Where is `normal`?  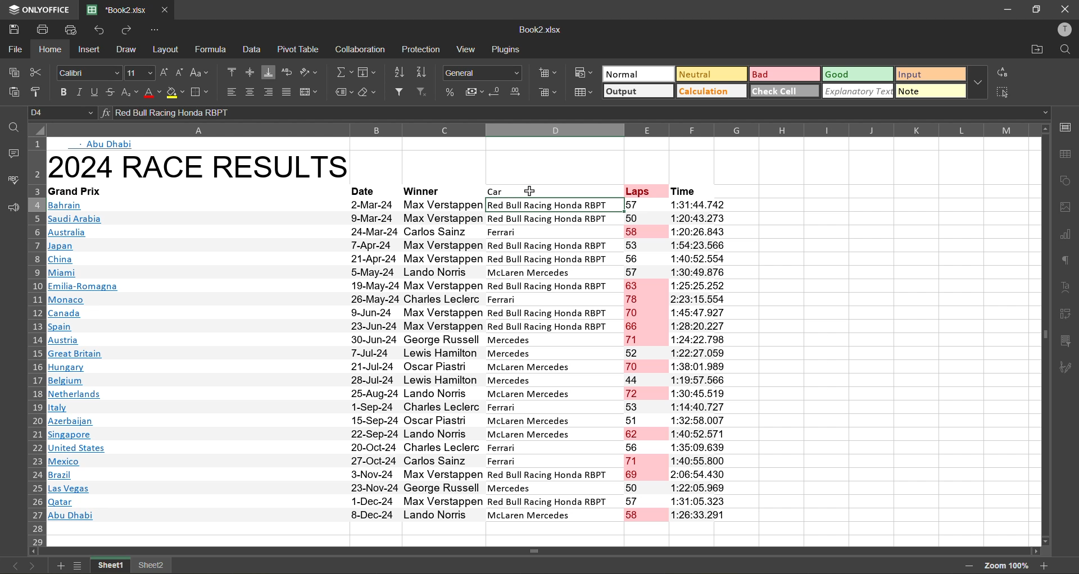
normal is located at coordinates (638, 73).